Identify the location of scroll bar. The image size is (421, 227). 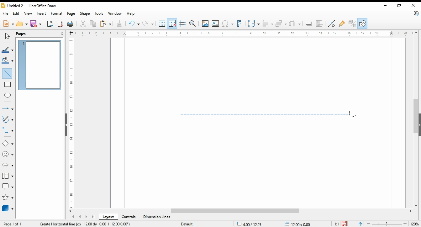
(243, 211).